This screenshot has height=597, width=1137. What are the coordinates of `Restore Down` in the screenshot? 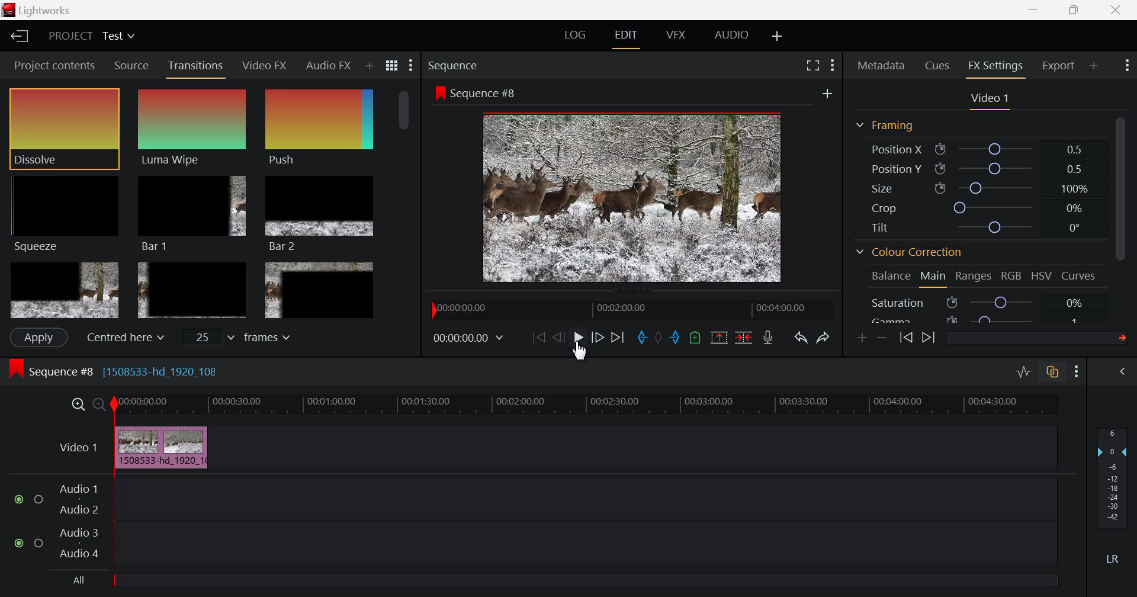 It's located at (1036, 10).